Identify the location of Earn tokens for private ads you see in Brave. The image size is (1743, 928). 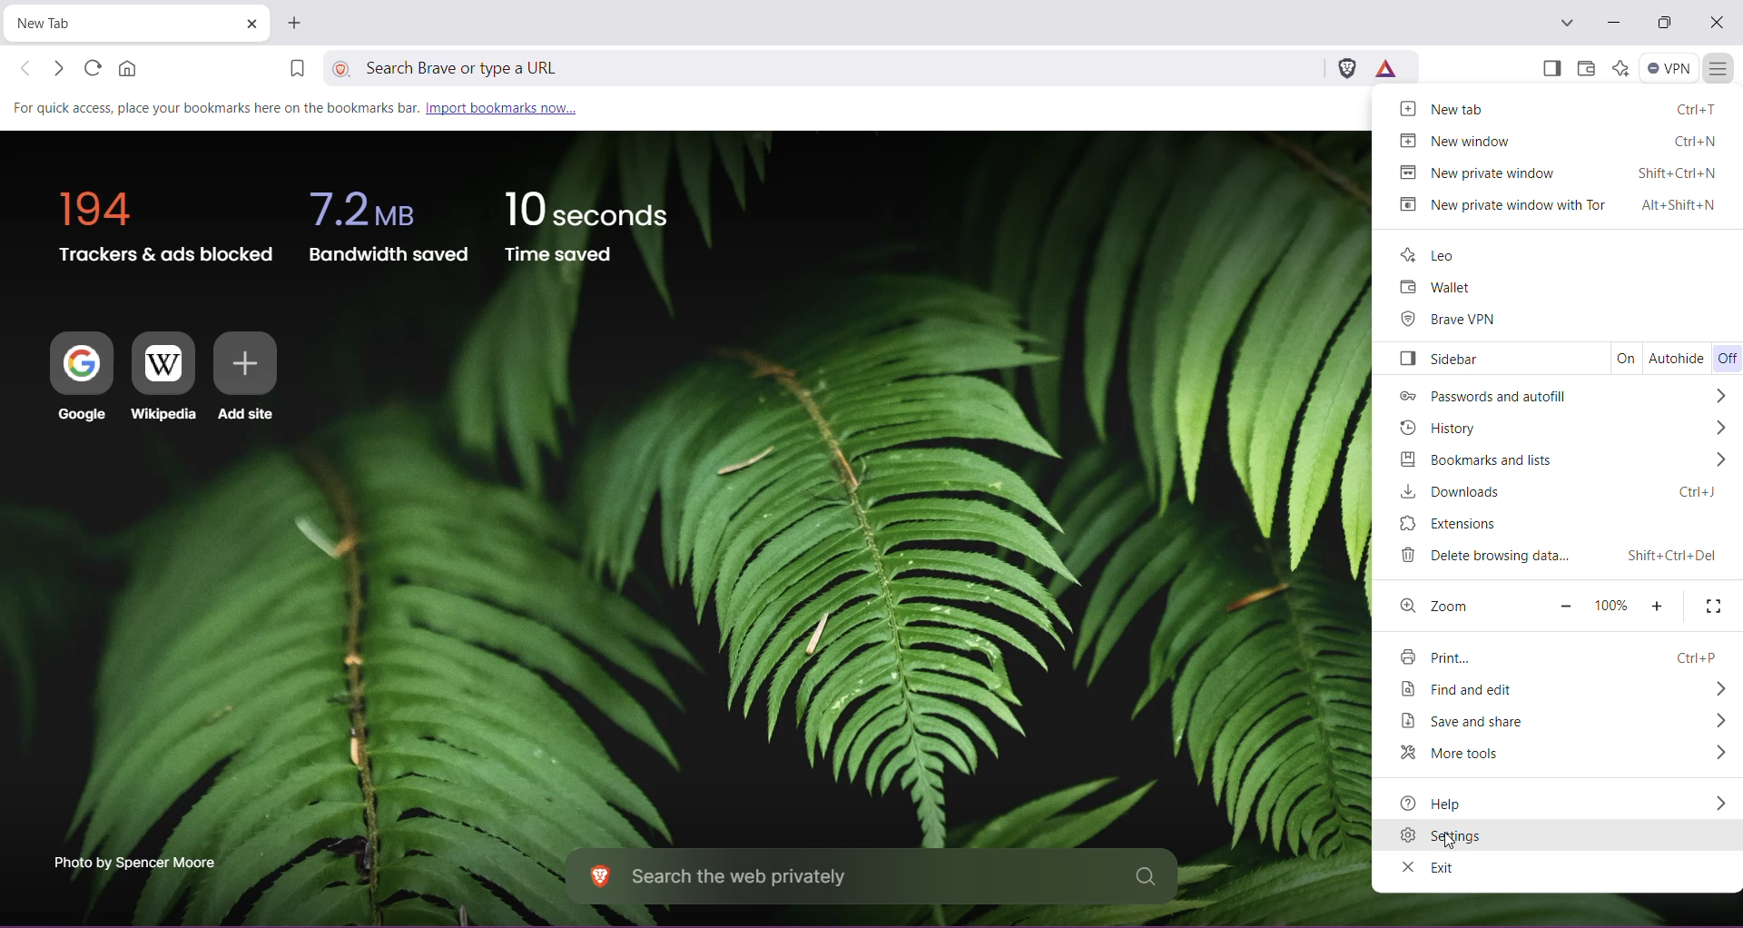
(1385, 67).